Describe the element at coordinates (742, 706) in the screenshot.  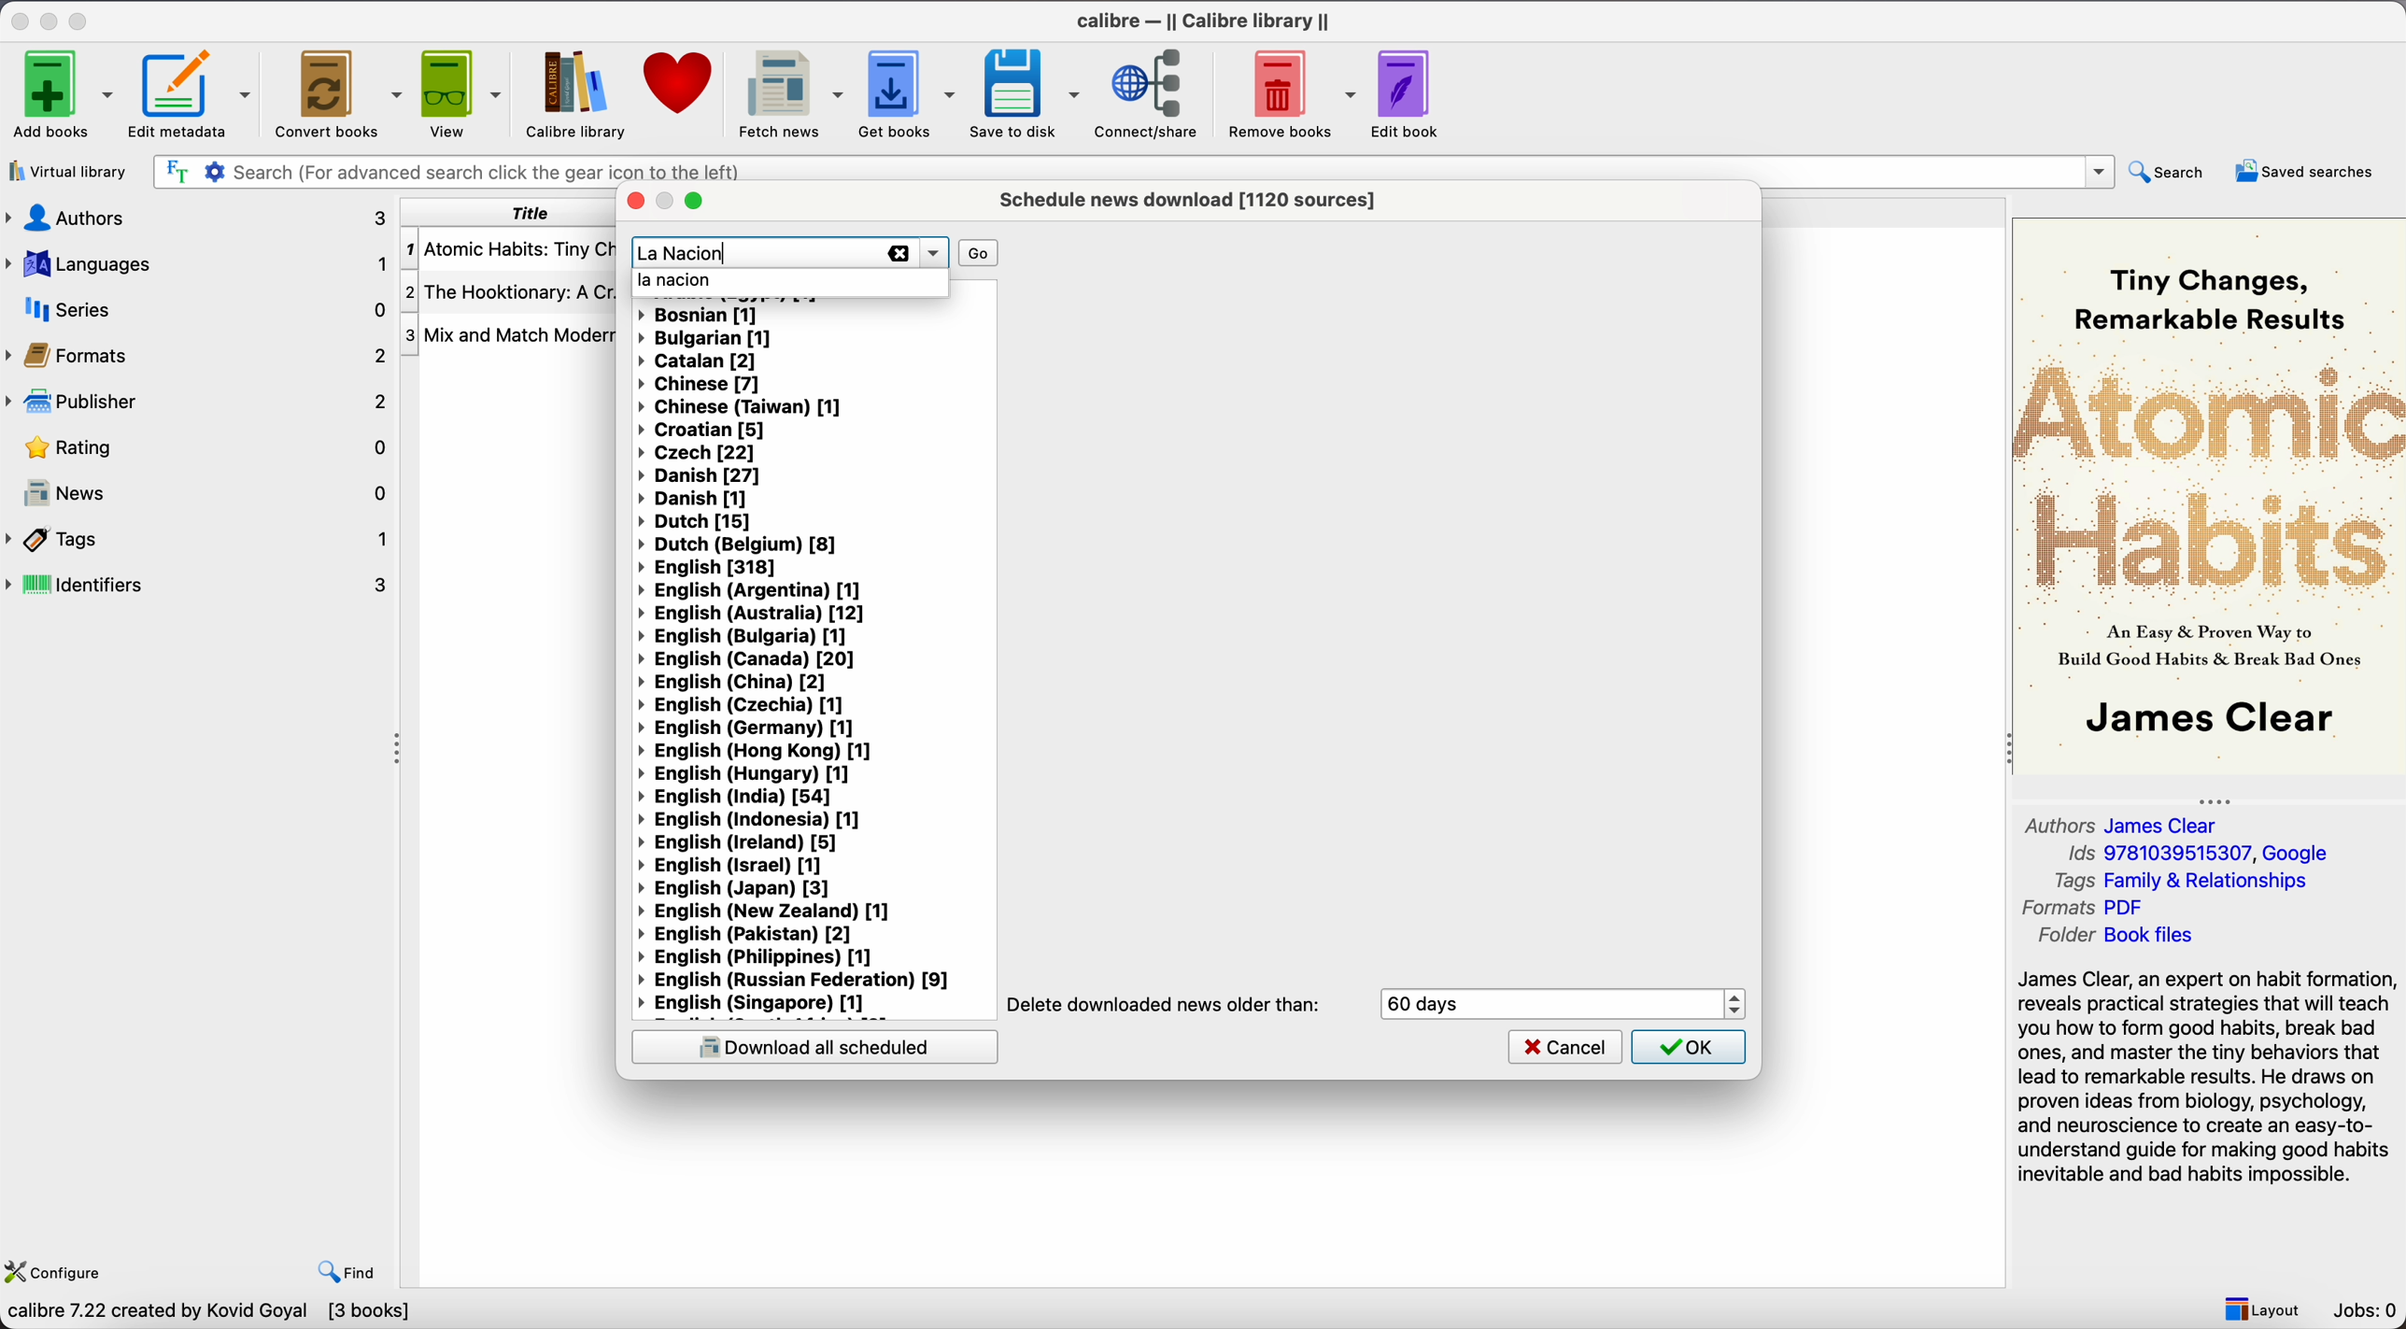
I see `English (Czechia) [1]` at that location.